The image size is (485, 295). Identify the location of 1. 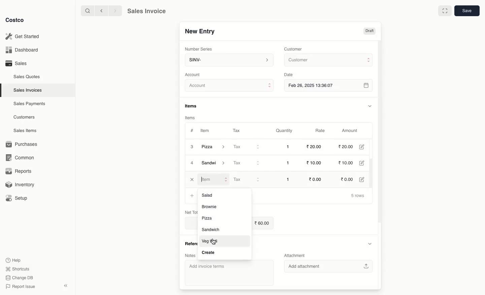
(290, 163).